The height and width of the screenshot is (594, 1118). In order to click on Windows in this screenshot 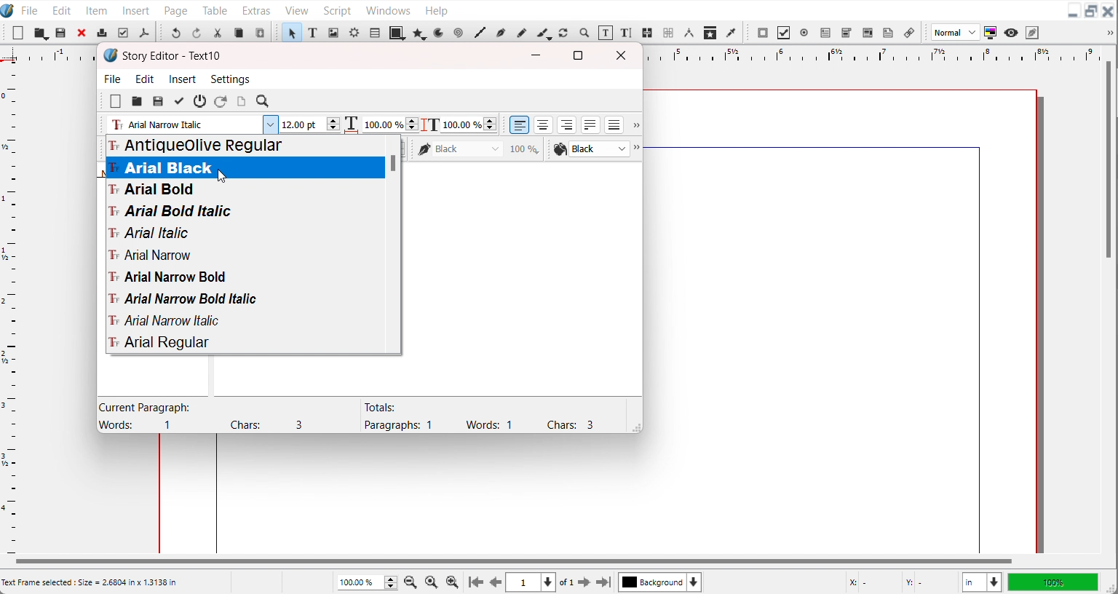, I will do `click(388, 9)`.